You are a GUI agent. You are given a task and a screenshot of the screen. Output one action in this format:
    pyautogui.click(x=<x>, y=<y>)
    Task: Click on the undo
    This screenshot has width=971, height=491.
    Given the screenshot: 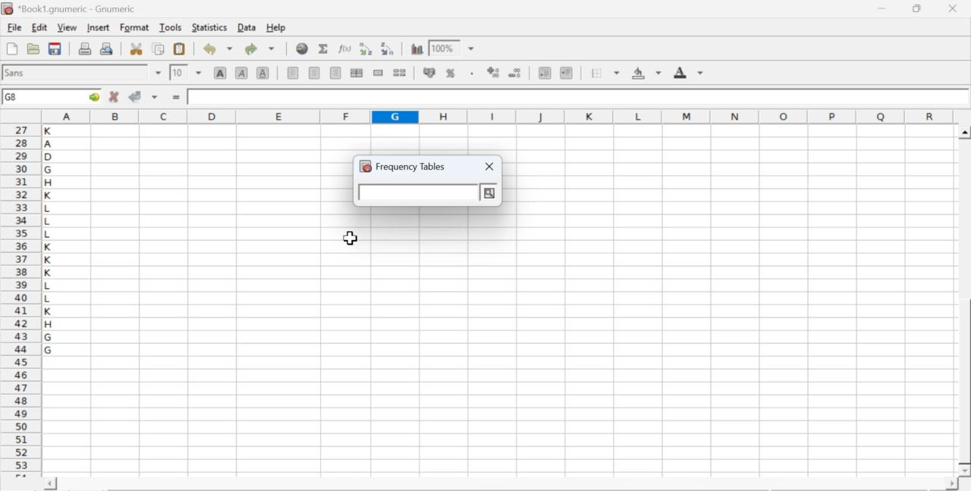 What is the action you would take?
    pyautogui.click(x=217, y=49)
    